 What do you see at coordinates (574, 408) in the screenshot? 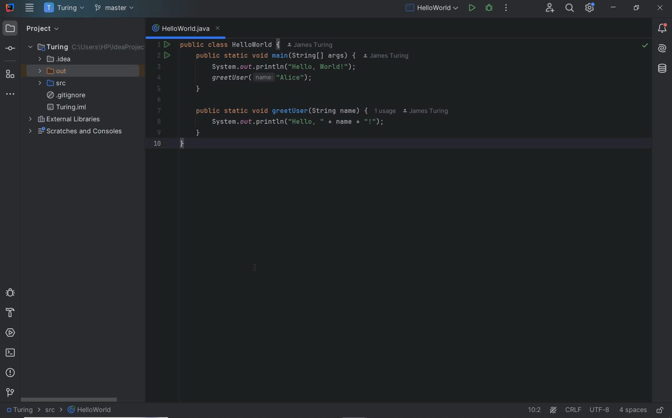
I see `LINE SEPARATOR` at bounding box center [574, 408].